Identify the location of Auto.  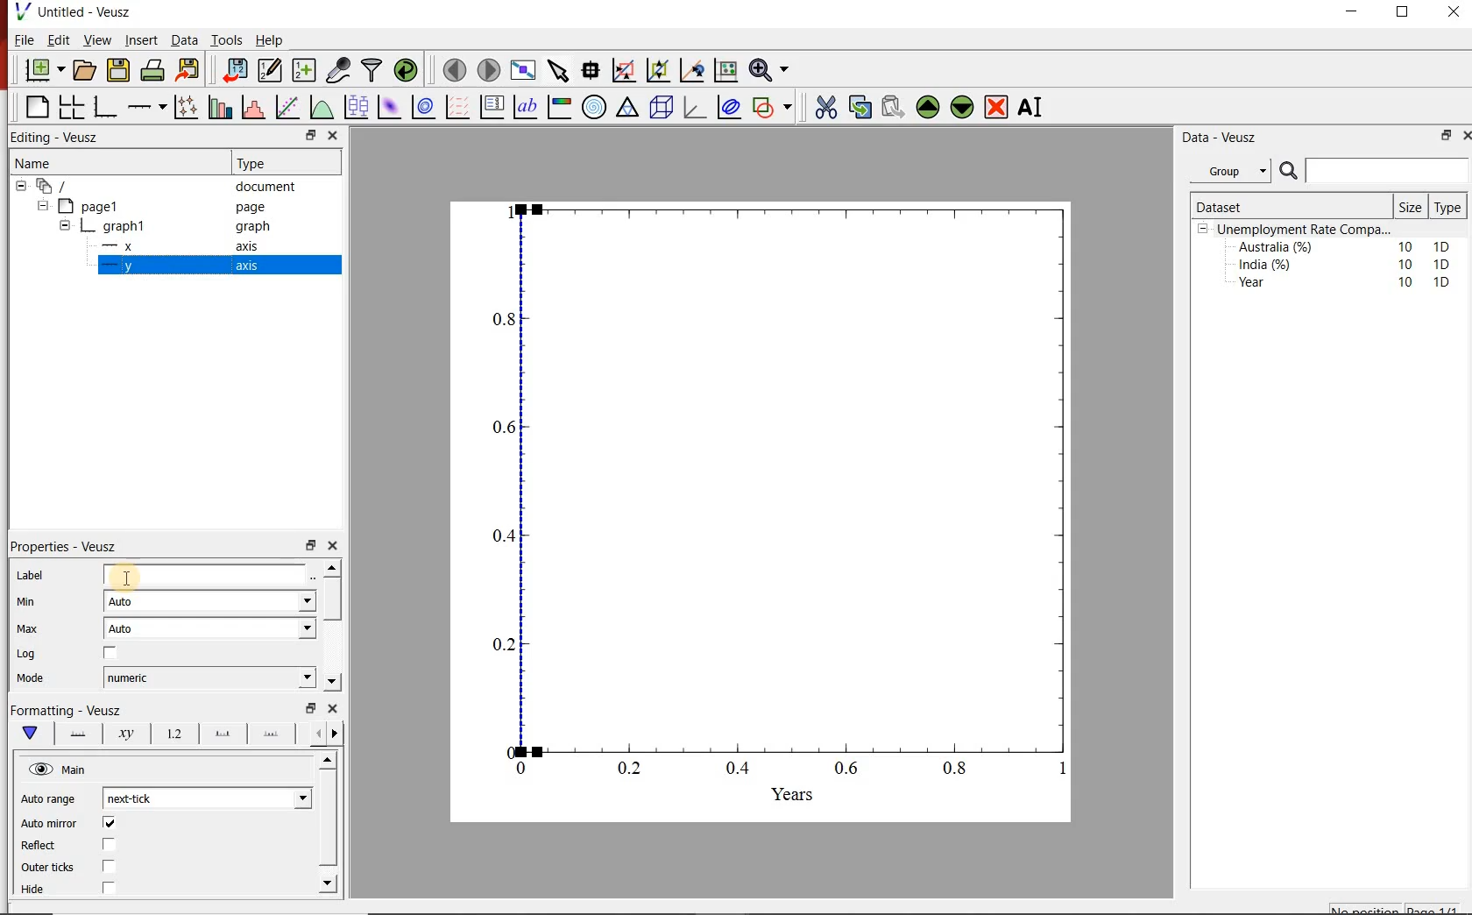
(211, 628).